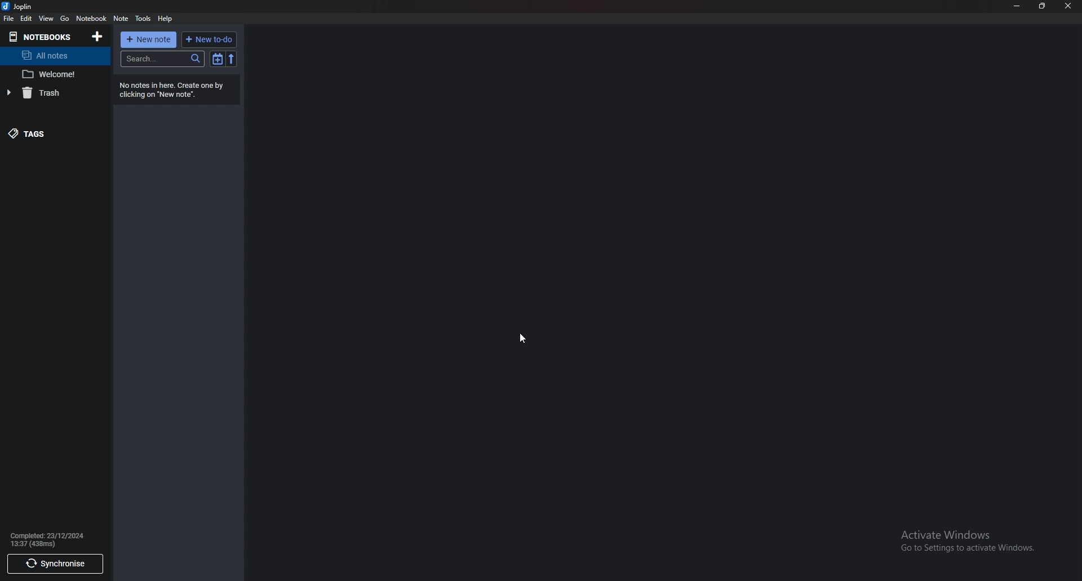 Image resolution: width=1082 pixels, height=581 pixels. Describe the element at coordinates (219, 60) in the screenshot. I see `Toggle sort order` at that location.